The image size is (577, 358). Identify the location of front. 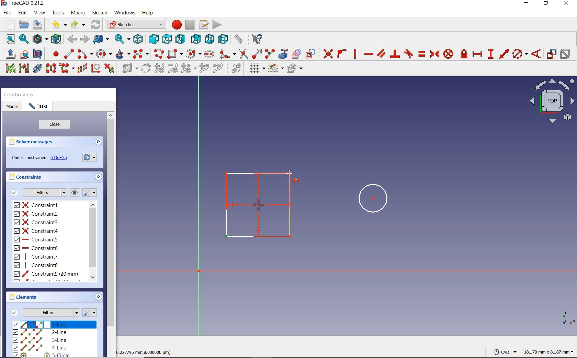
(153, 39).